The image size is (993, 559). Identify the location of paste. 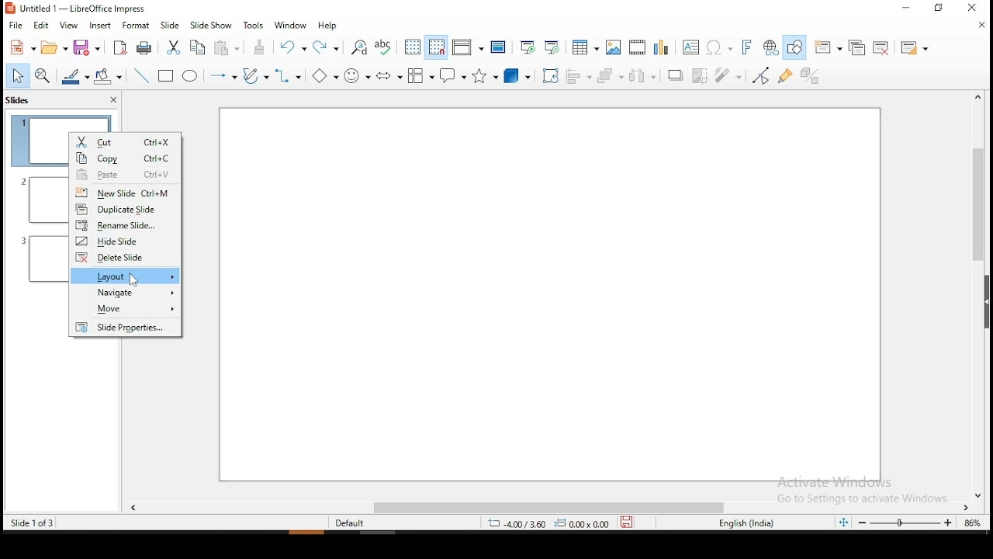
(124, 174).